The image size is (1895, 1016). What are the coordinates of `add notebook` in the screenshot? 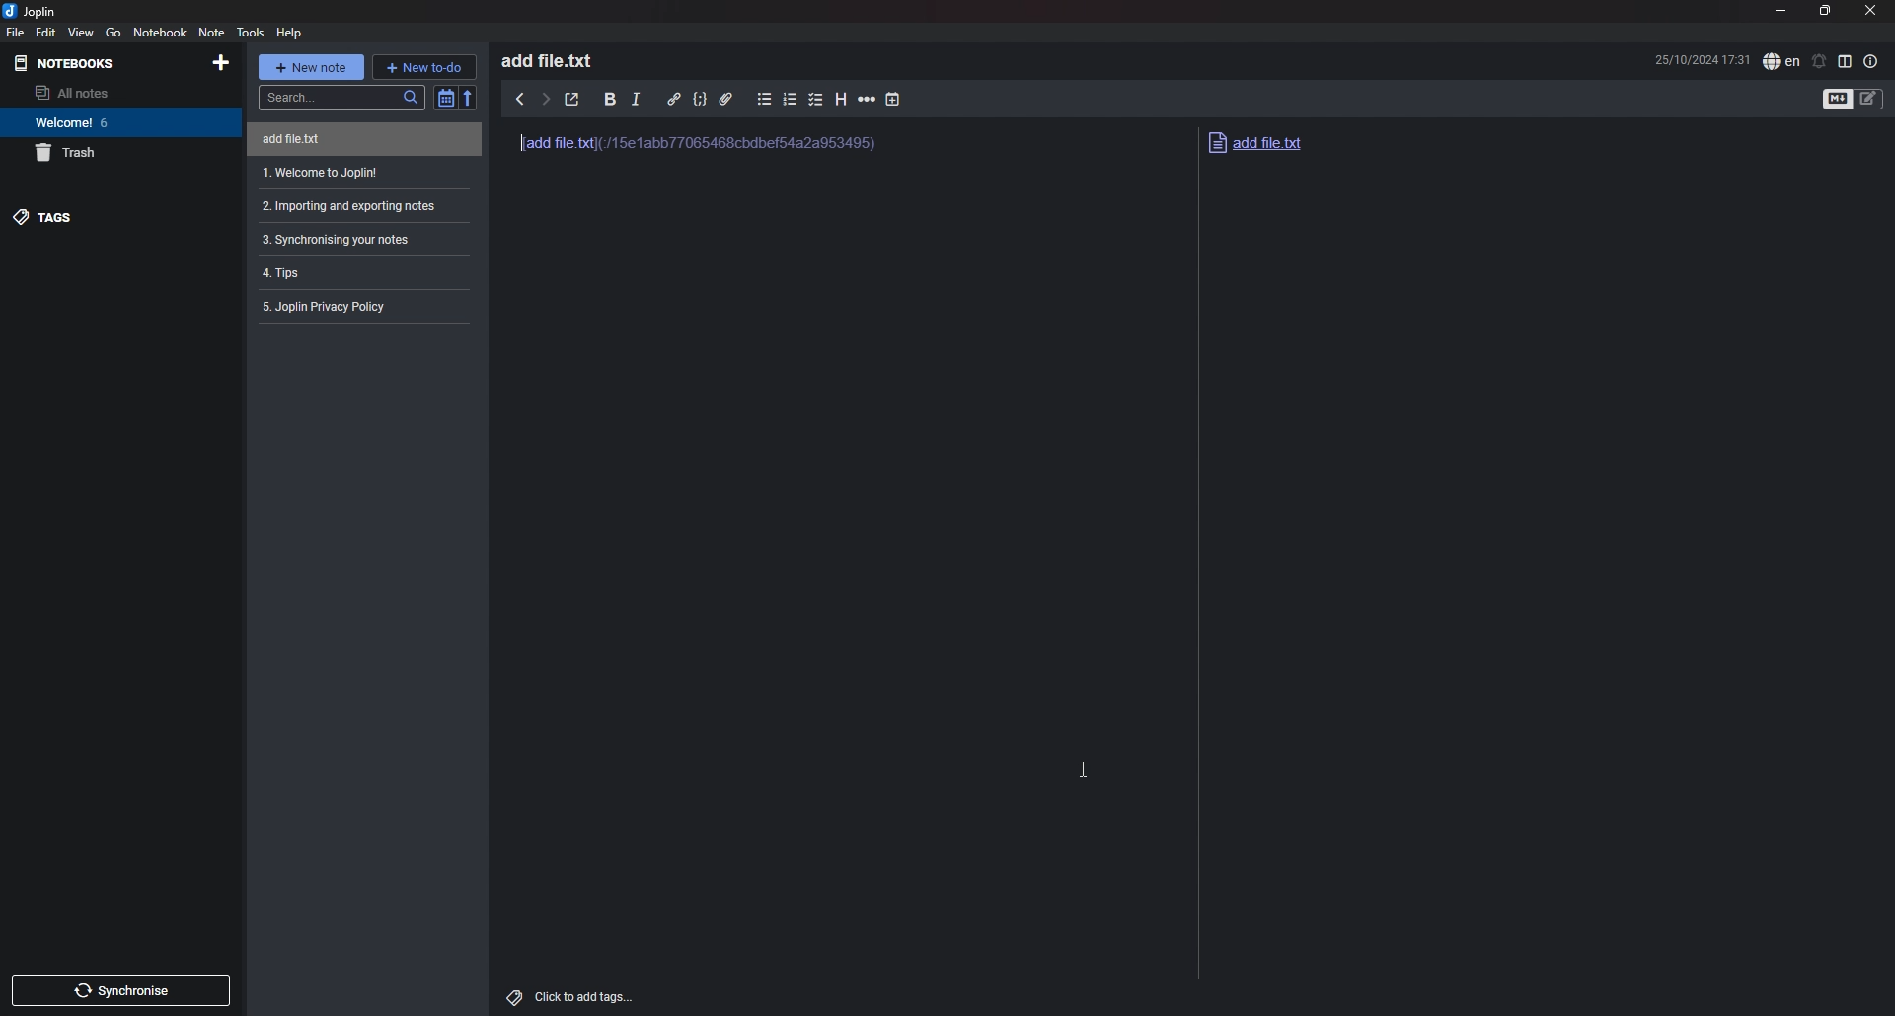 It's located at (221, 63).